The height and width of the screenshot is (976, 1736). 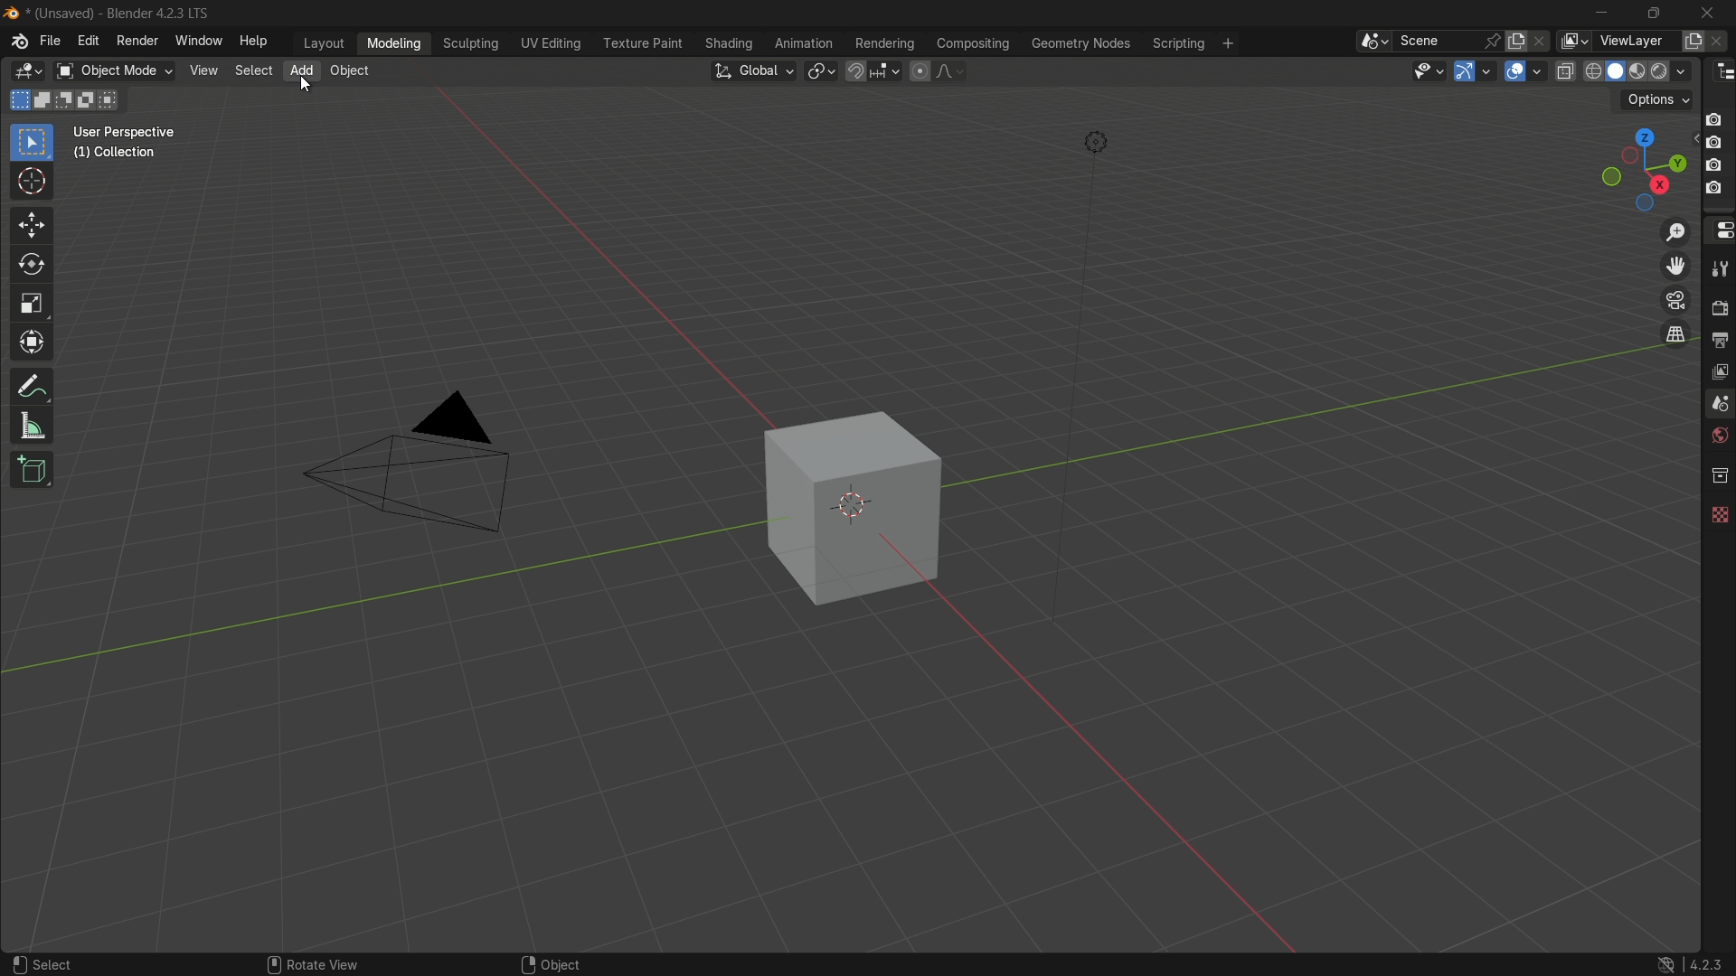 What do you see at coordinates (17, 41) in the screenshot?
I see `logo` at bounding box center [17, 41].